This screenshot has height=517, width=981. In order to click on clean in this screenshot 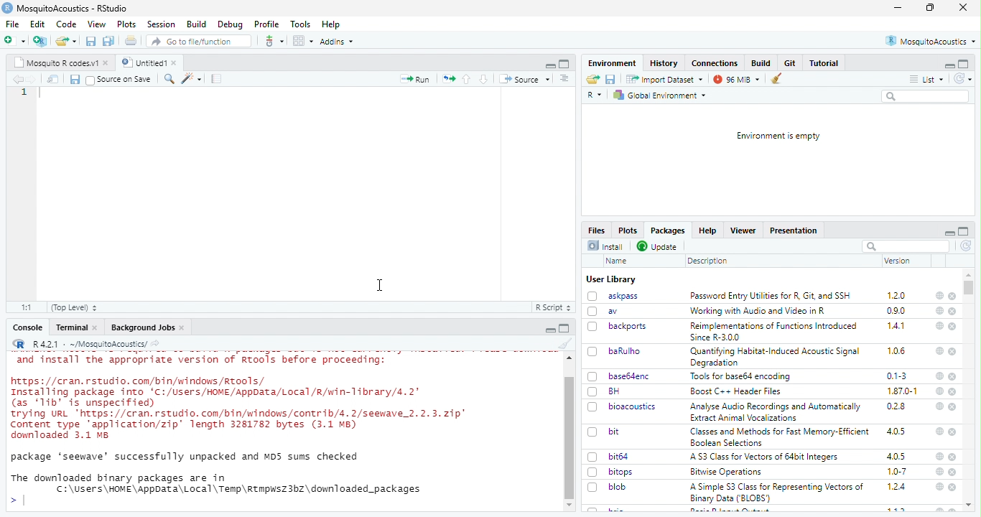, I will do `click(565, 343)`.